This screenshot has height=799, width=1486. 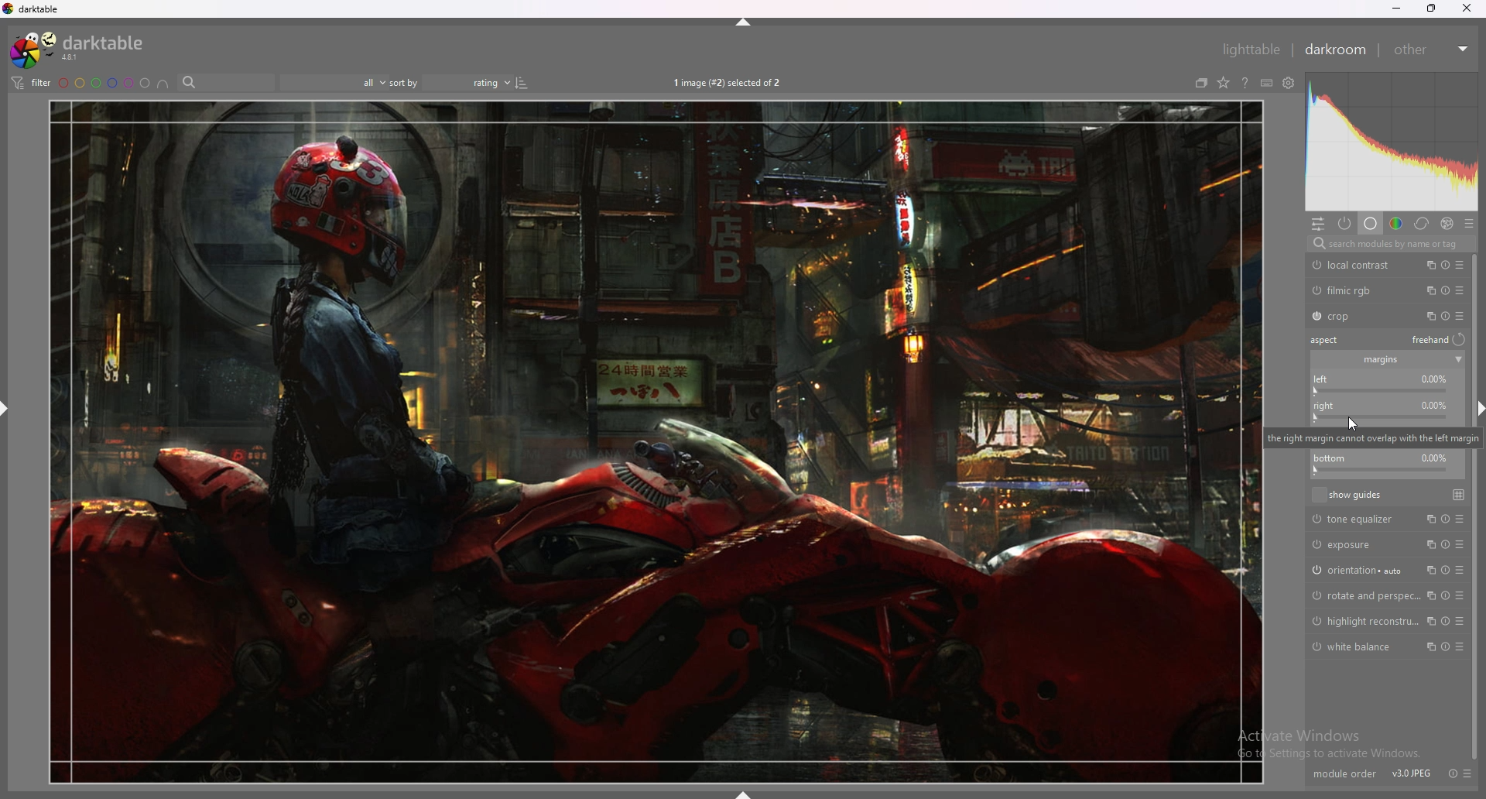 What do you see at coordinates (1445, 316) in the screenshot?
I see `reset` at bounding box center [1445, 316].